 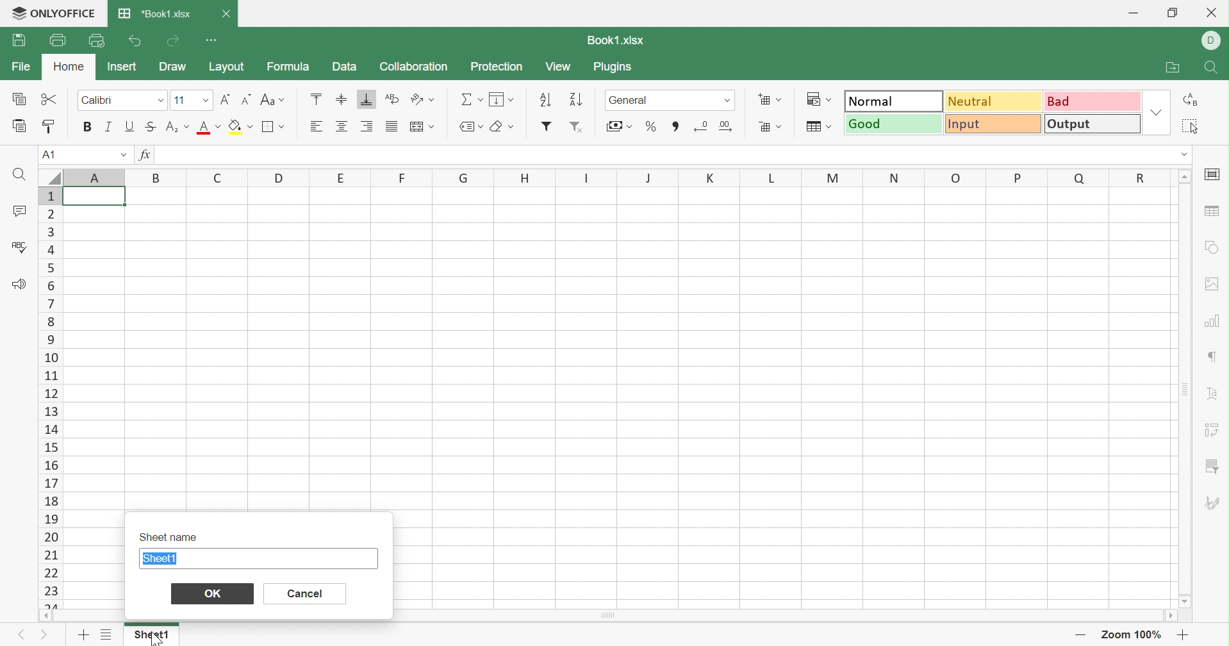 What do you see at coordinates (422, 126) in the screenshot?
I see `Merge and center` at bounding box center [422, 126].